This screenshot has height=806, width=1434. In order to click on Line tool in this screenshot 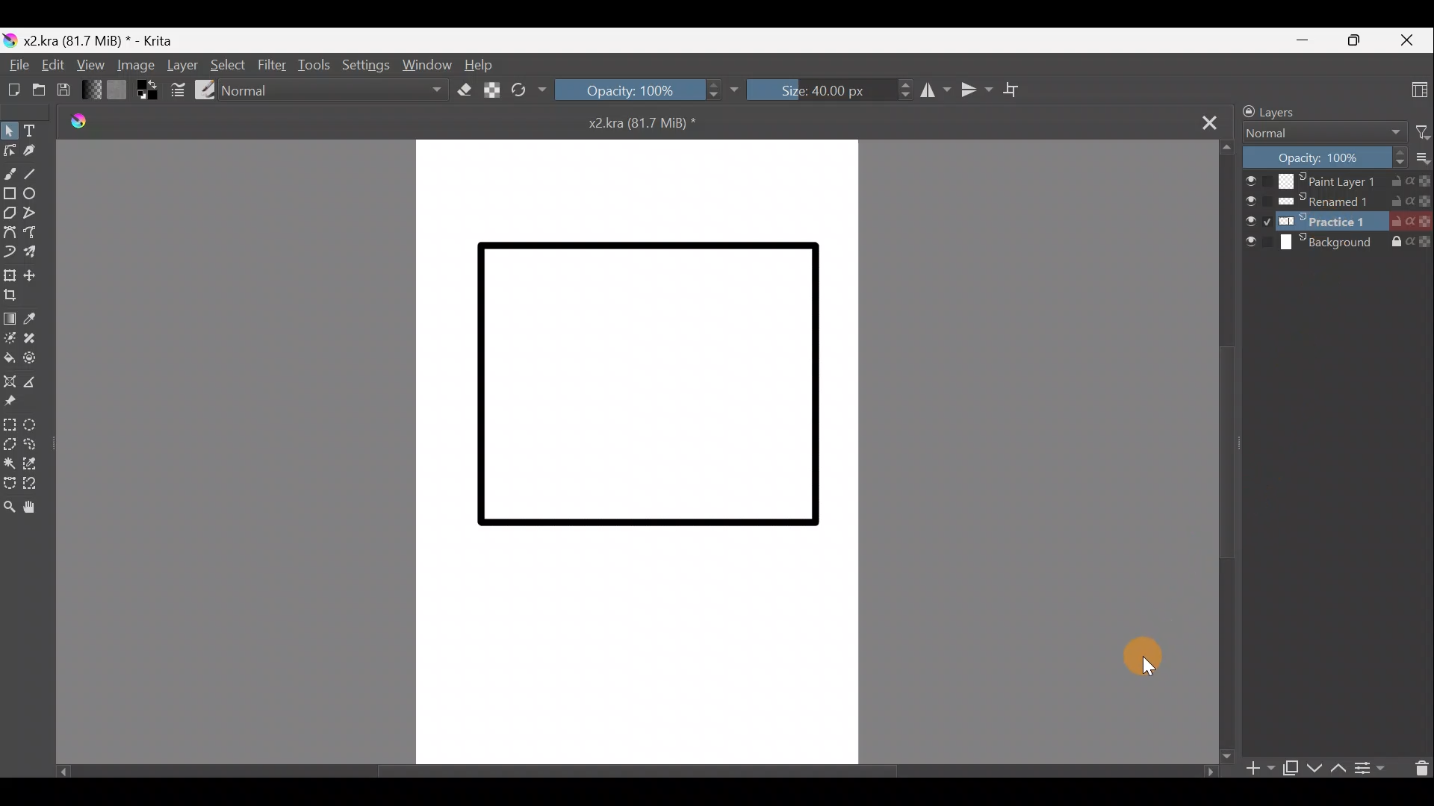, I will do `click(35, 172)`.